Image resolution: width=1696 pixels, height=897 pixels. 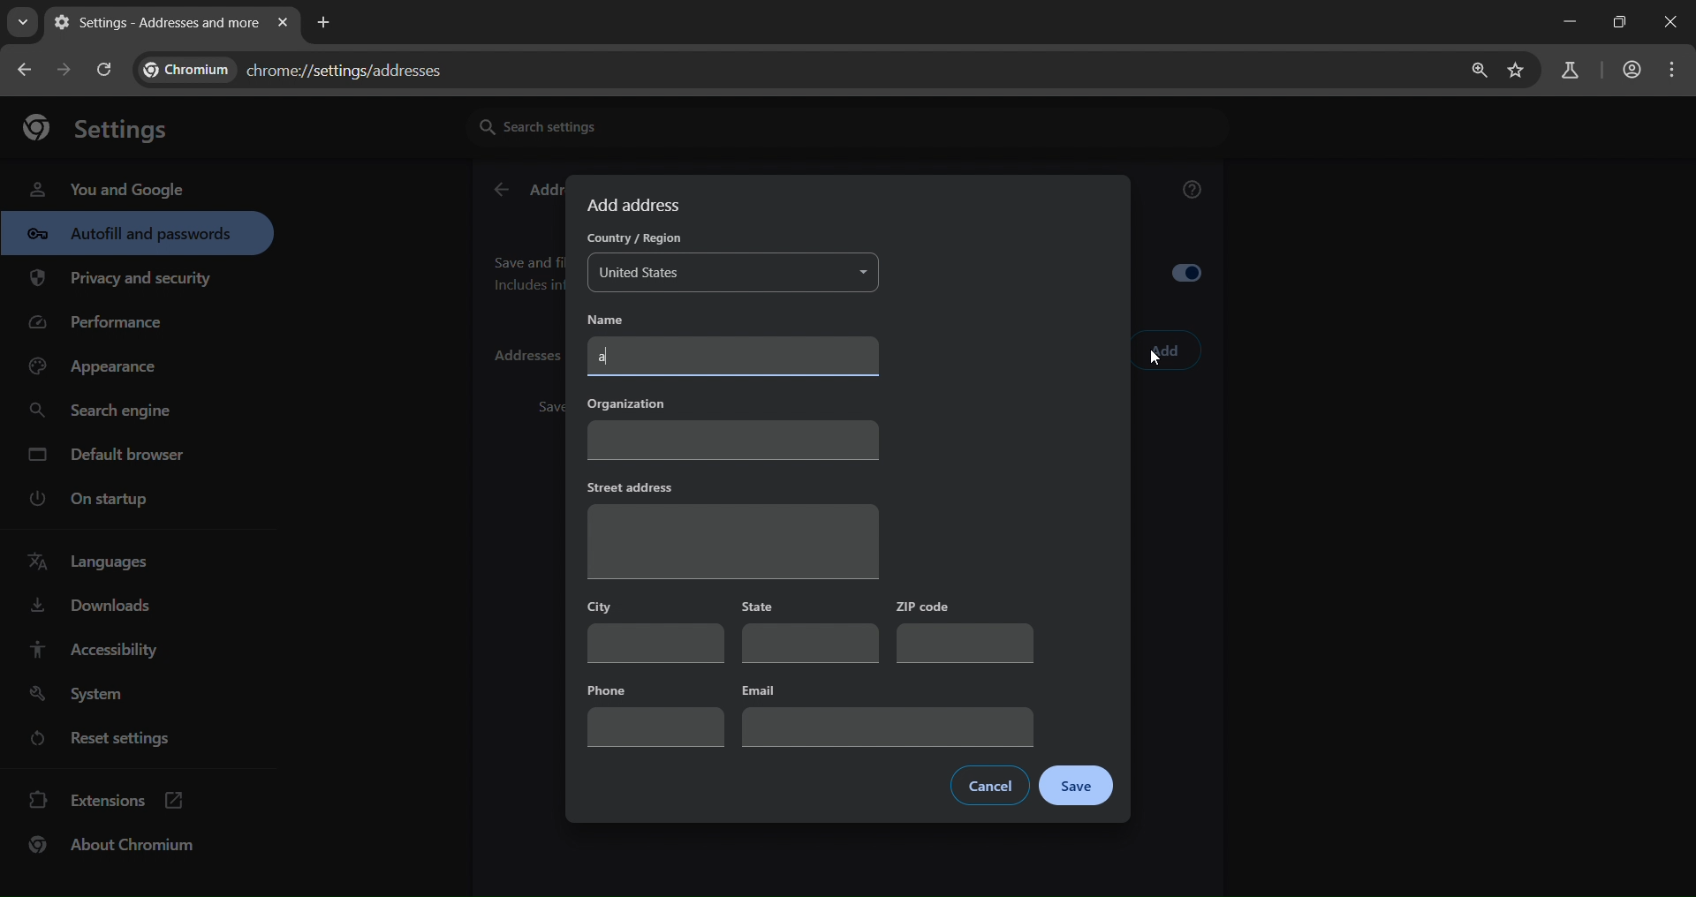 What do you see at coordinates (67, 69) in the screenshot?
I see `go back one page` at bounding box center [67, 69].